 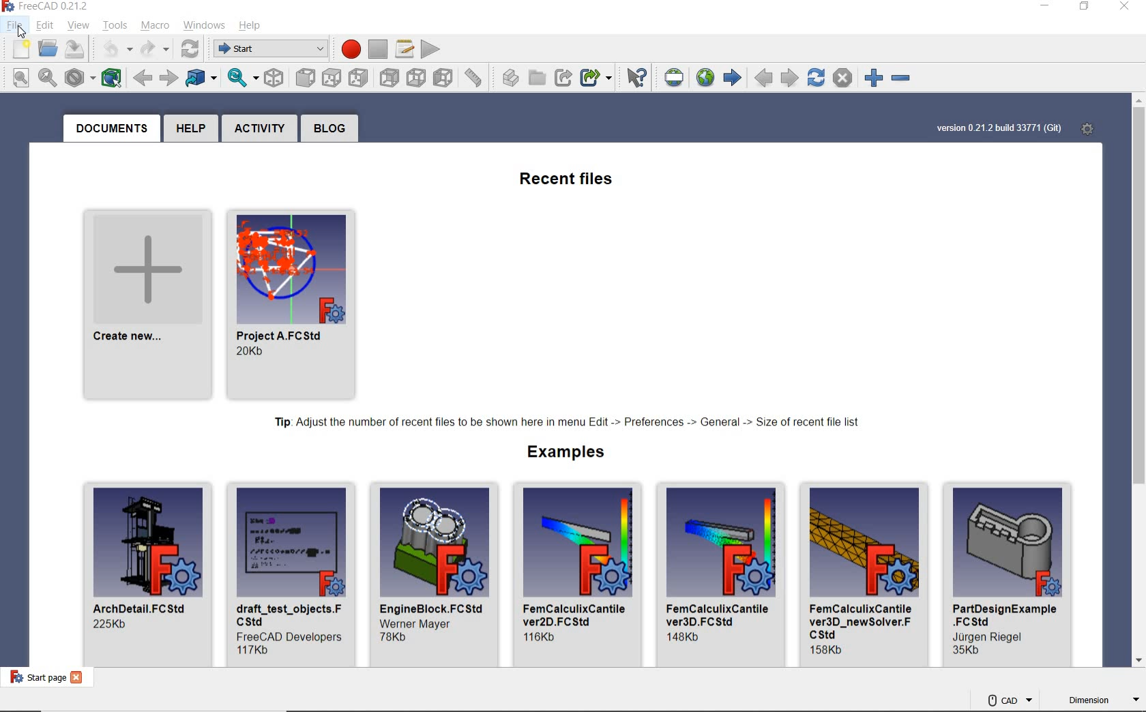 What do you see at coordinates (508, 77) in the screenshot?
I see `CREATE PART` at bounding box center [508, 77].